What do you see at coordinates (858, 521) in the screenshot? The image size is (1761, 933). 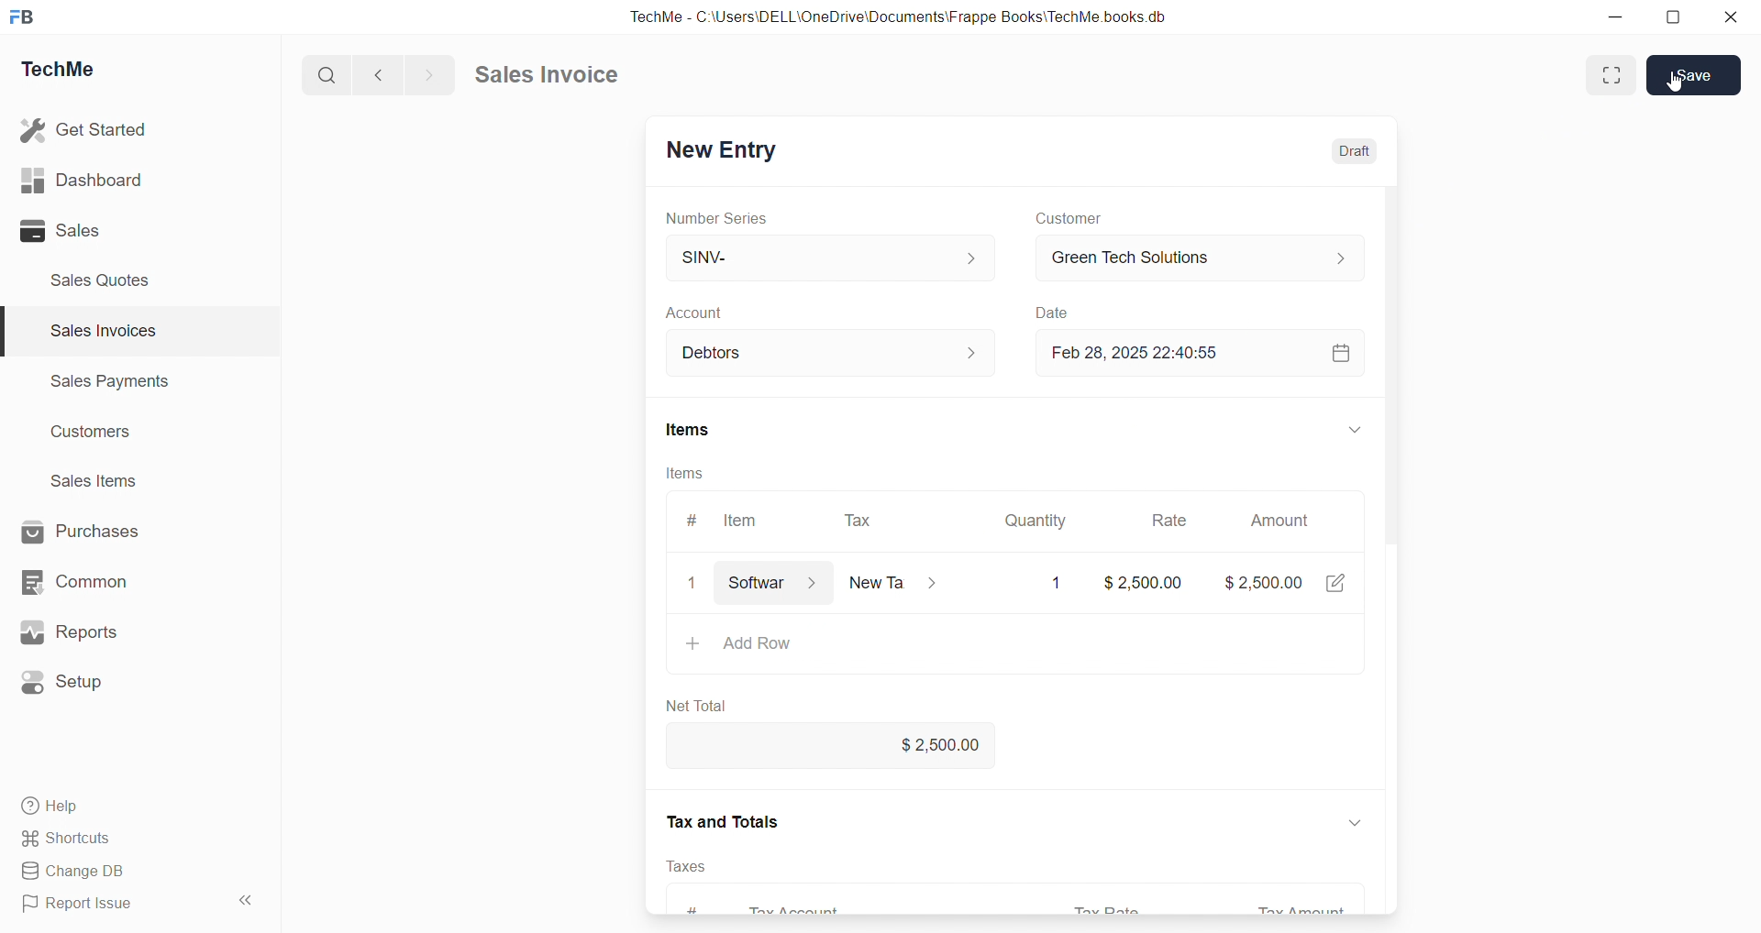 I see `Tax` at bounding box center [858, 521].